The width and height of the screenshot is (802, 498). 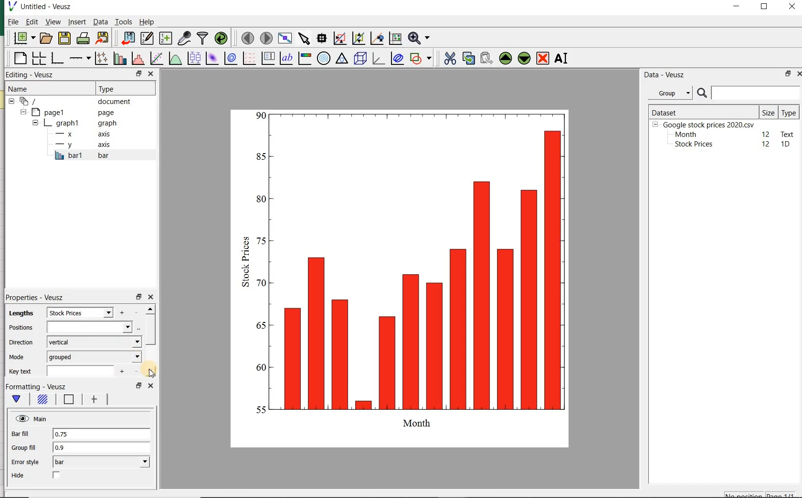 I want to click on cut the selected widget, so click(x=451, y=60).